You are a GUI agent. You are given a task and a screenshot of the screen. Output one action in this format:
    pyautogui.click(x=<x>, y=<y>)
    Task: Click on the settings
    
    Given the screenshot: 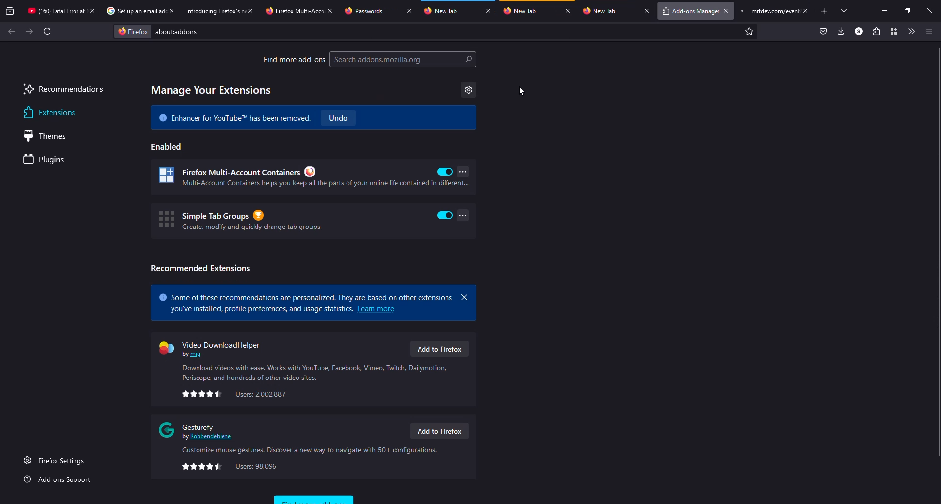 What is the action you would take?
    pyautogui.click(x=469, y=90)
    